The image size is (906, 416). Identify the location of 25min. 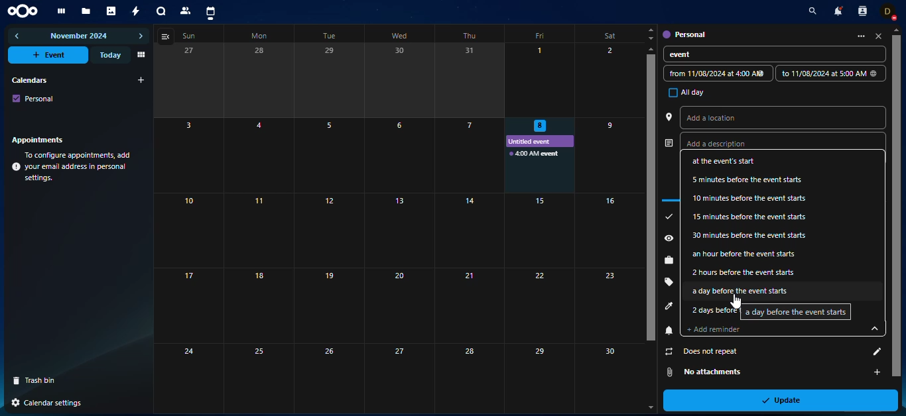
(749, 217).